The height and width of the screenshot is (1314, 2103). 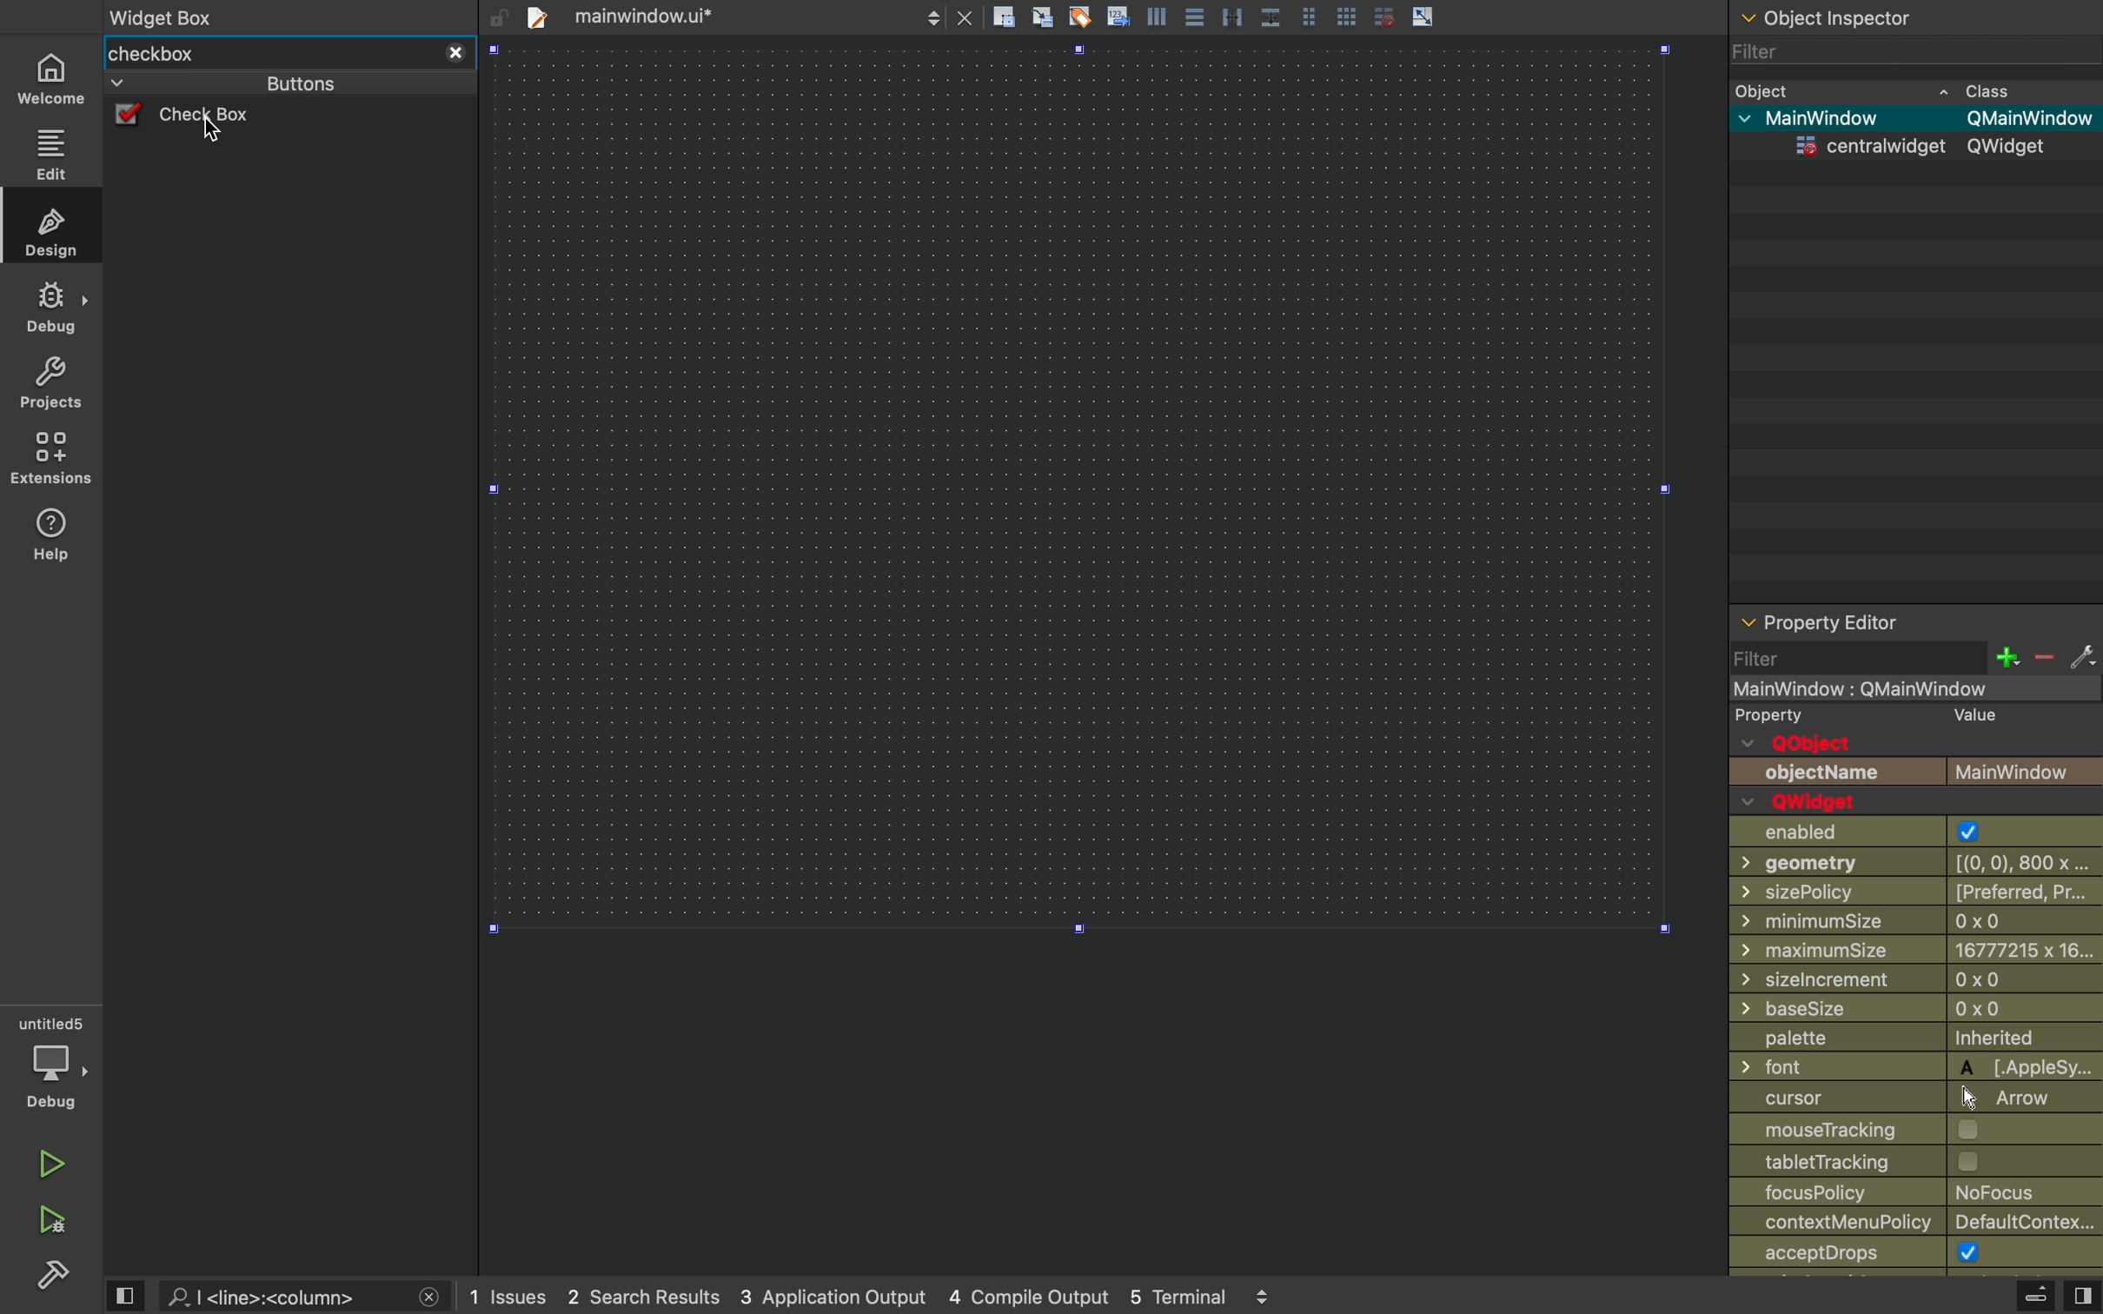 I want to click on accept drops, so click(x=1886, y=1254).